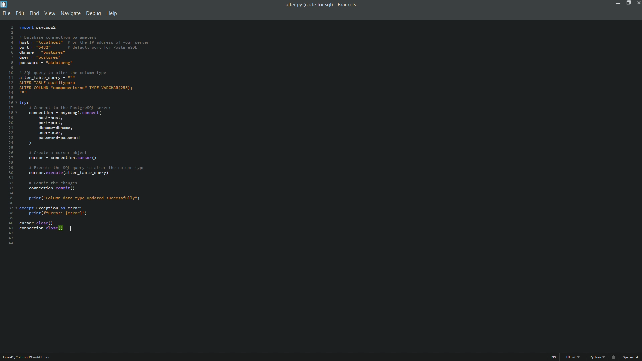 This screenshot has width=642, height=361. Describe the element at coordinates (4, 4) in the screenshot. I see `app icon` at that location.